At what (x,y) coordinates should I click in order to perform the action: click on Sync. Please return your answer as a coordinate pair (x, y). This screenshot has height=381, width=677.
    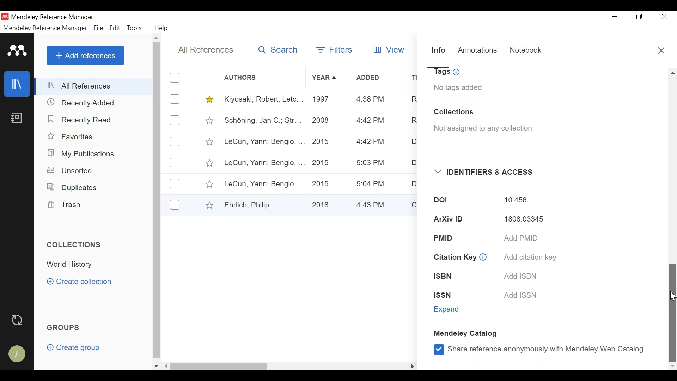
    Looking at the image, I should click on (17, 320).